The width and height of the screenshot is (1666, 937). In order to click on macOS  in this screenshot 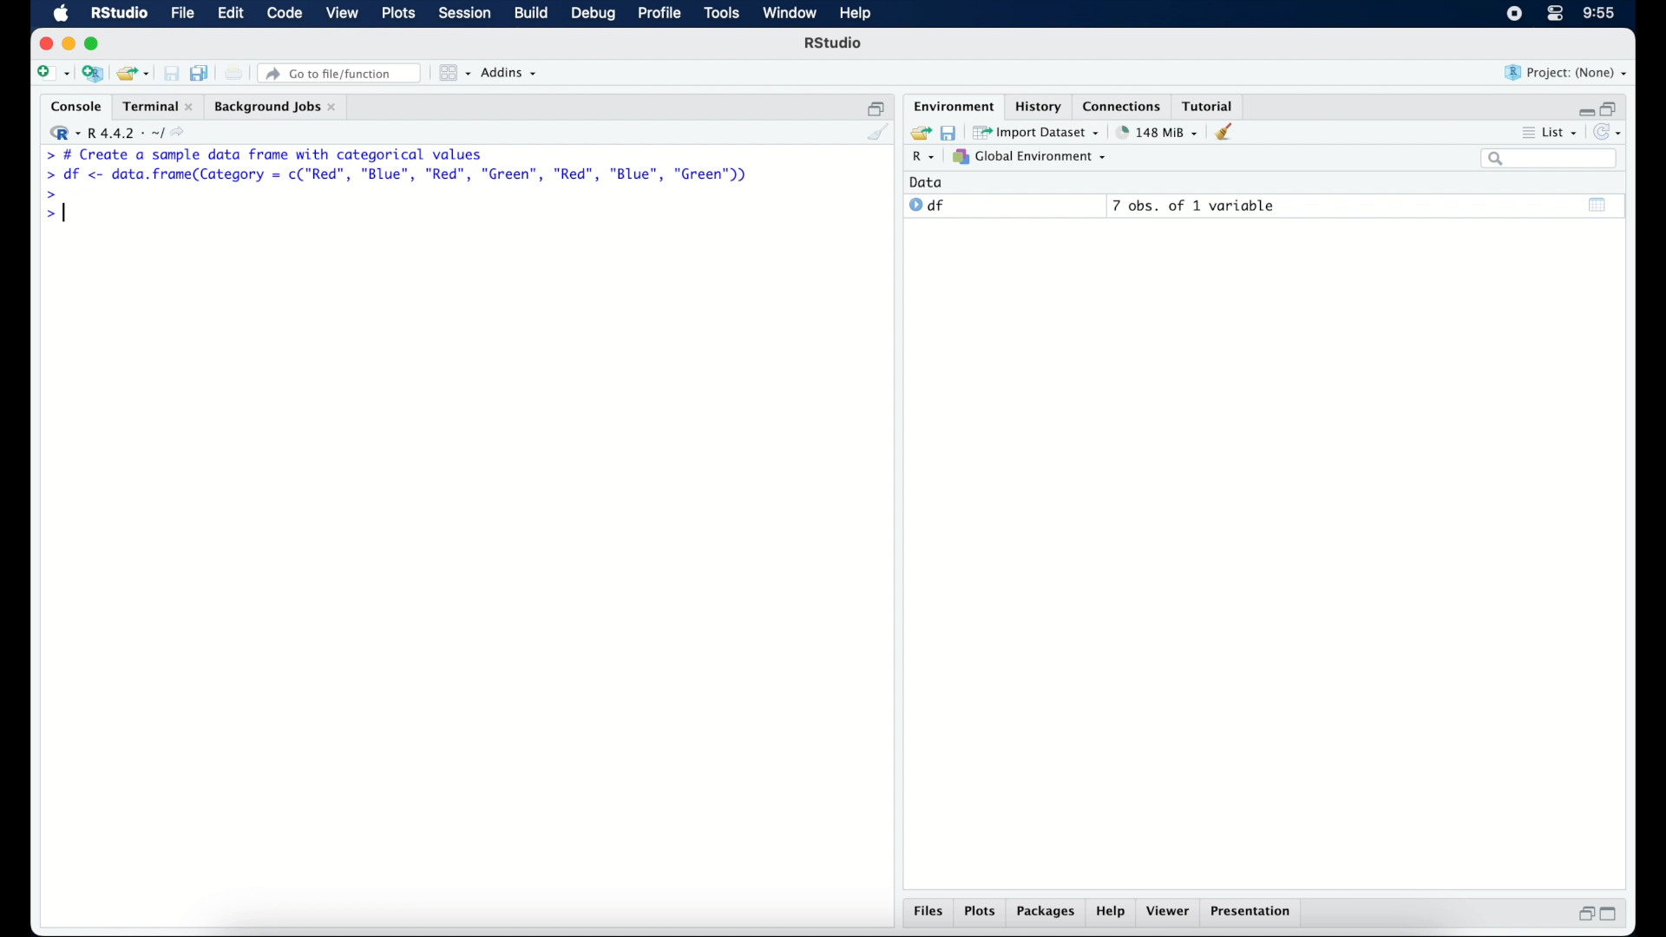, I will do `click(61, 14)`.